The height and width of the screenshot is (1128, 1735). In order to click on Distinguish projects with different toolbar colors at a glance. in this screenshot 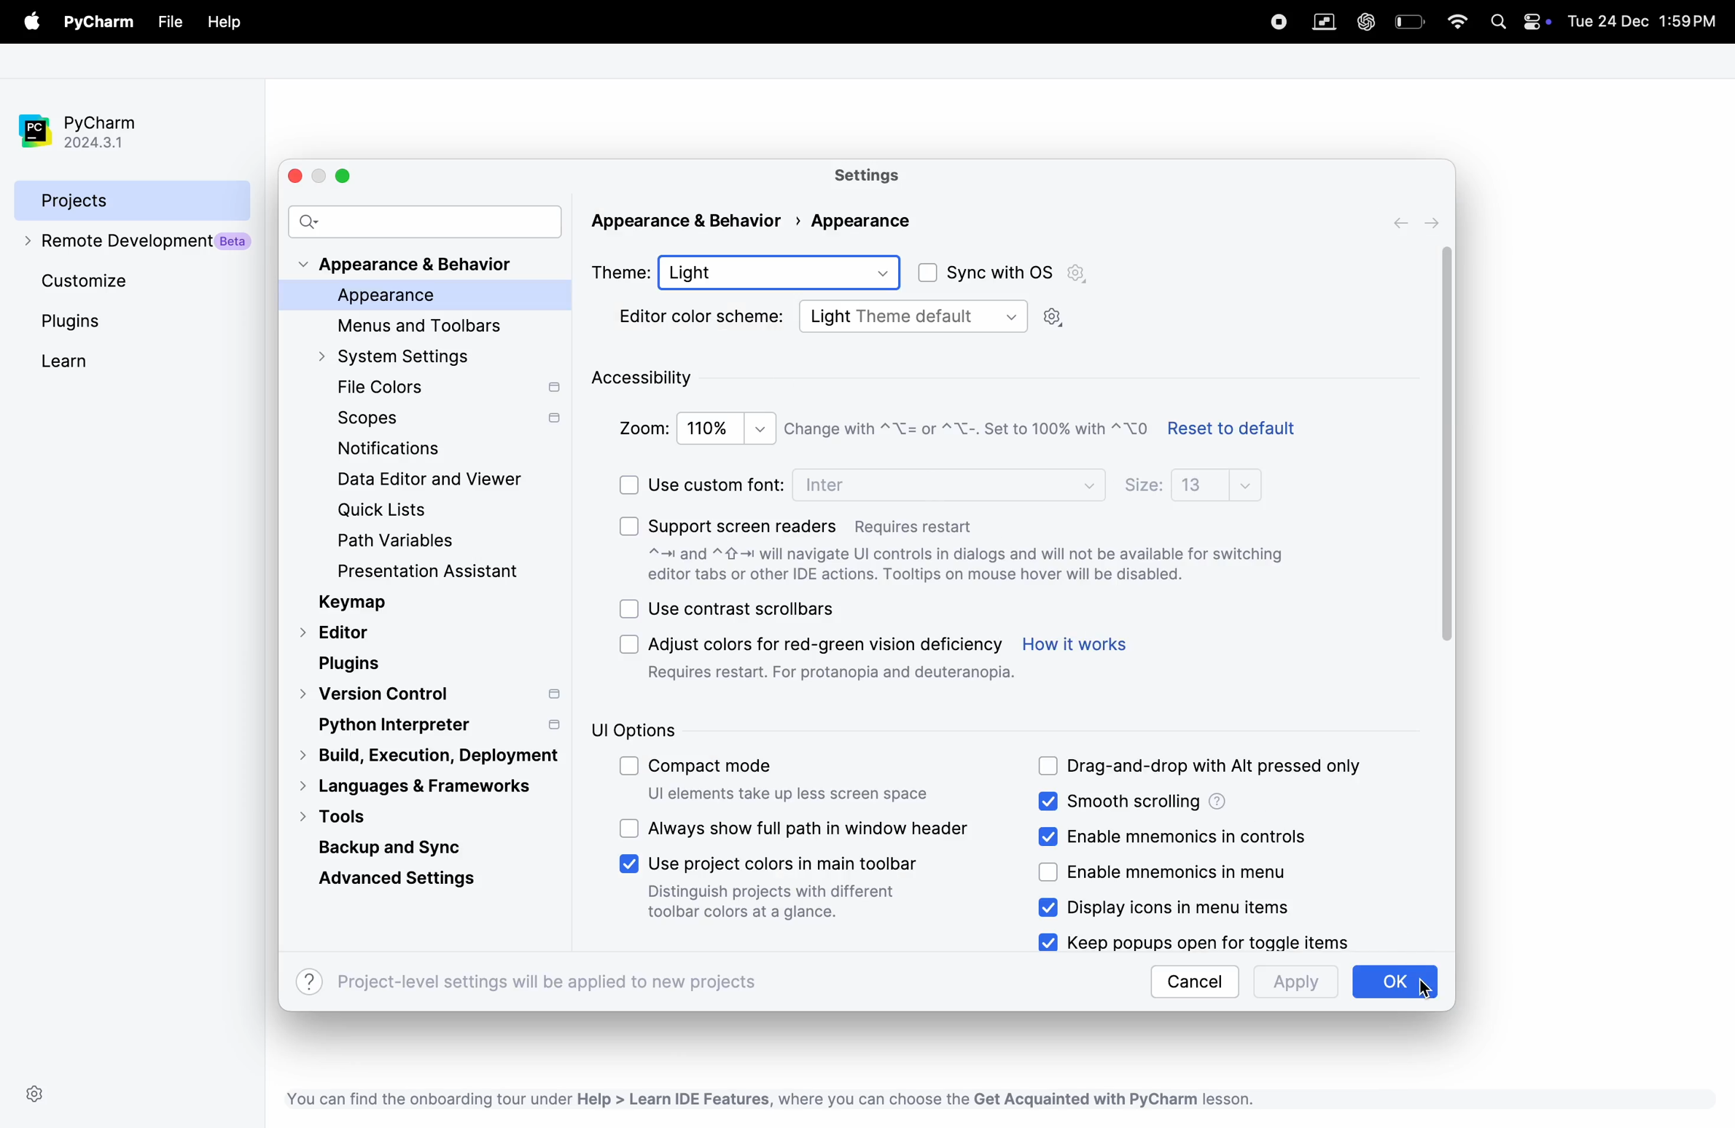, I will do `click(766, 906)`.